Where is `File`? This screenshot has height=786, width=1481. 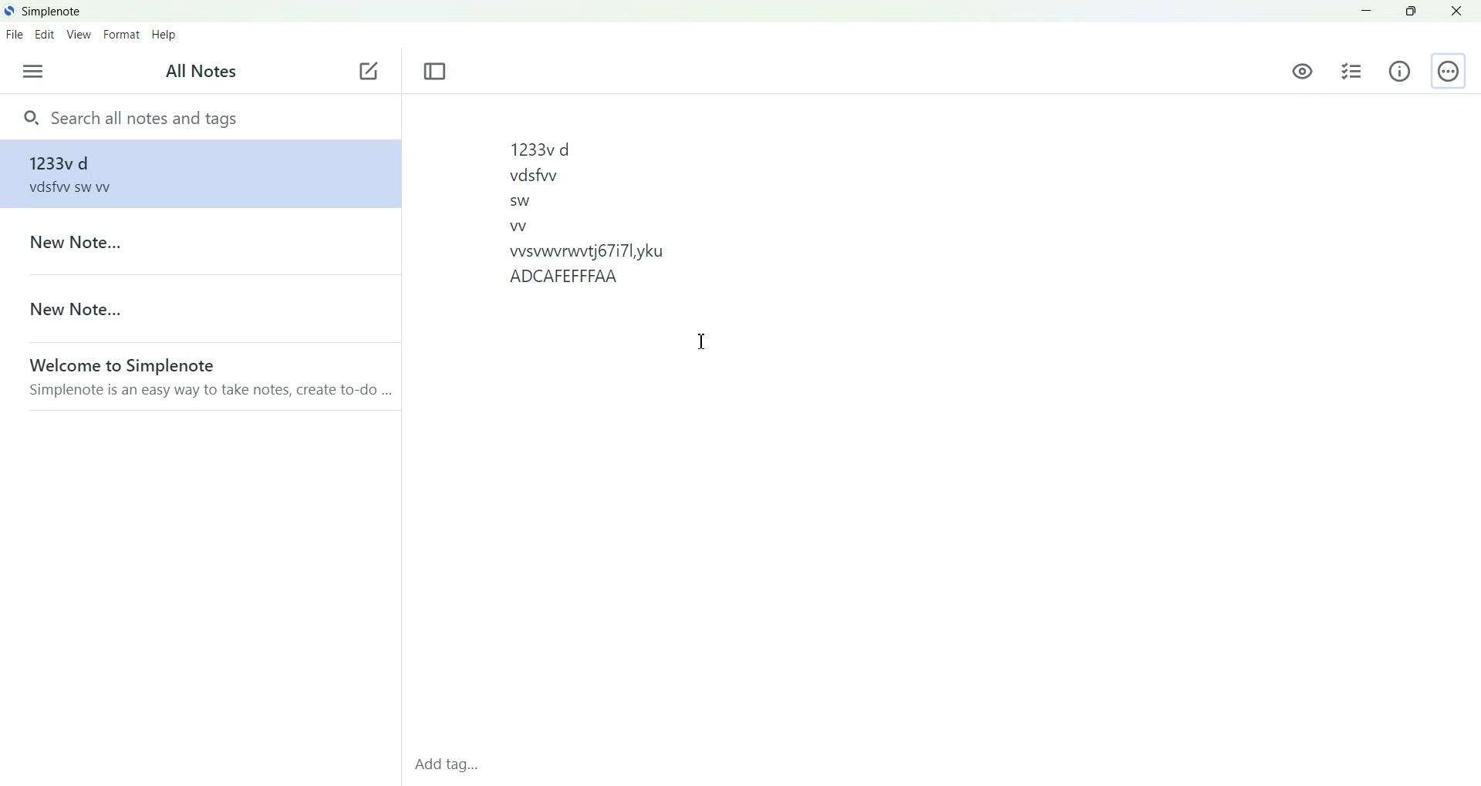 File is located at coordinates (15, 34).